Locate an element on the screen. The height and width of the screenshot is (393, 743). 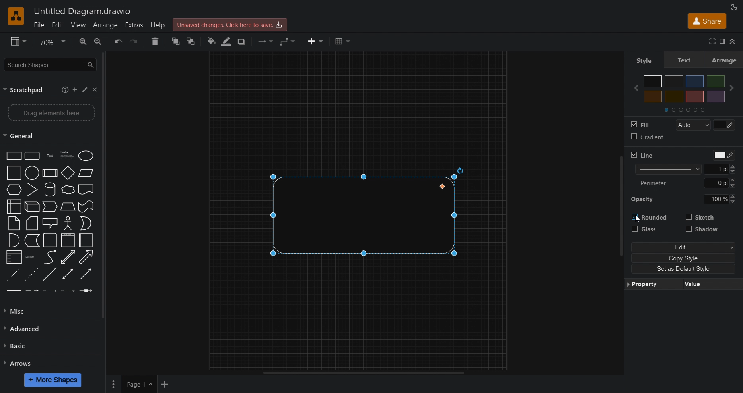
Fullscreen is located at coordinates (709, 42).